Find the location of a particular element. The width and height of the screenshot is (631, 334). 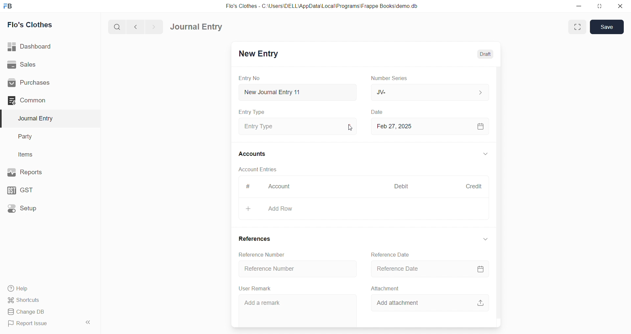

Account is located at coordinates (282, 186).